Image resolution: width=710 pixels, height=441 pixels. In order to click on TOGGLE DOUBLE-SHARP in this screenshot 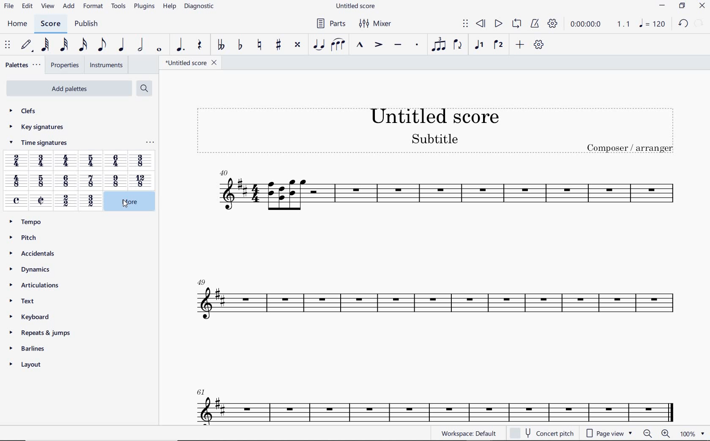, I will do `click(298, 45)`.